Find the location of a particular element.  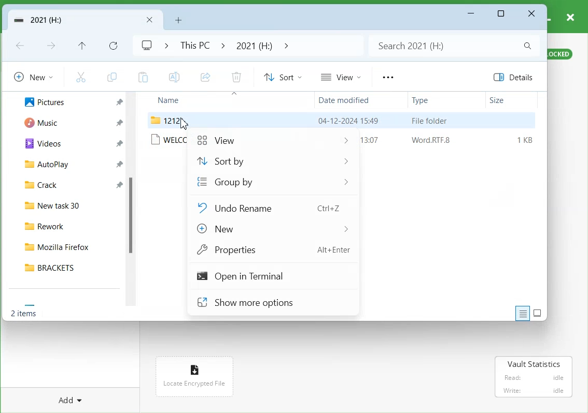

Pictures is located at coordinates (42, 102).